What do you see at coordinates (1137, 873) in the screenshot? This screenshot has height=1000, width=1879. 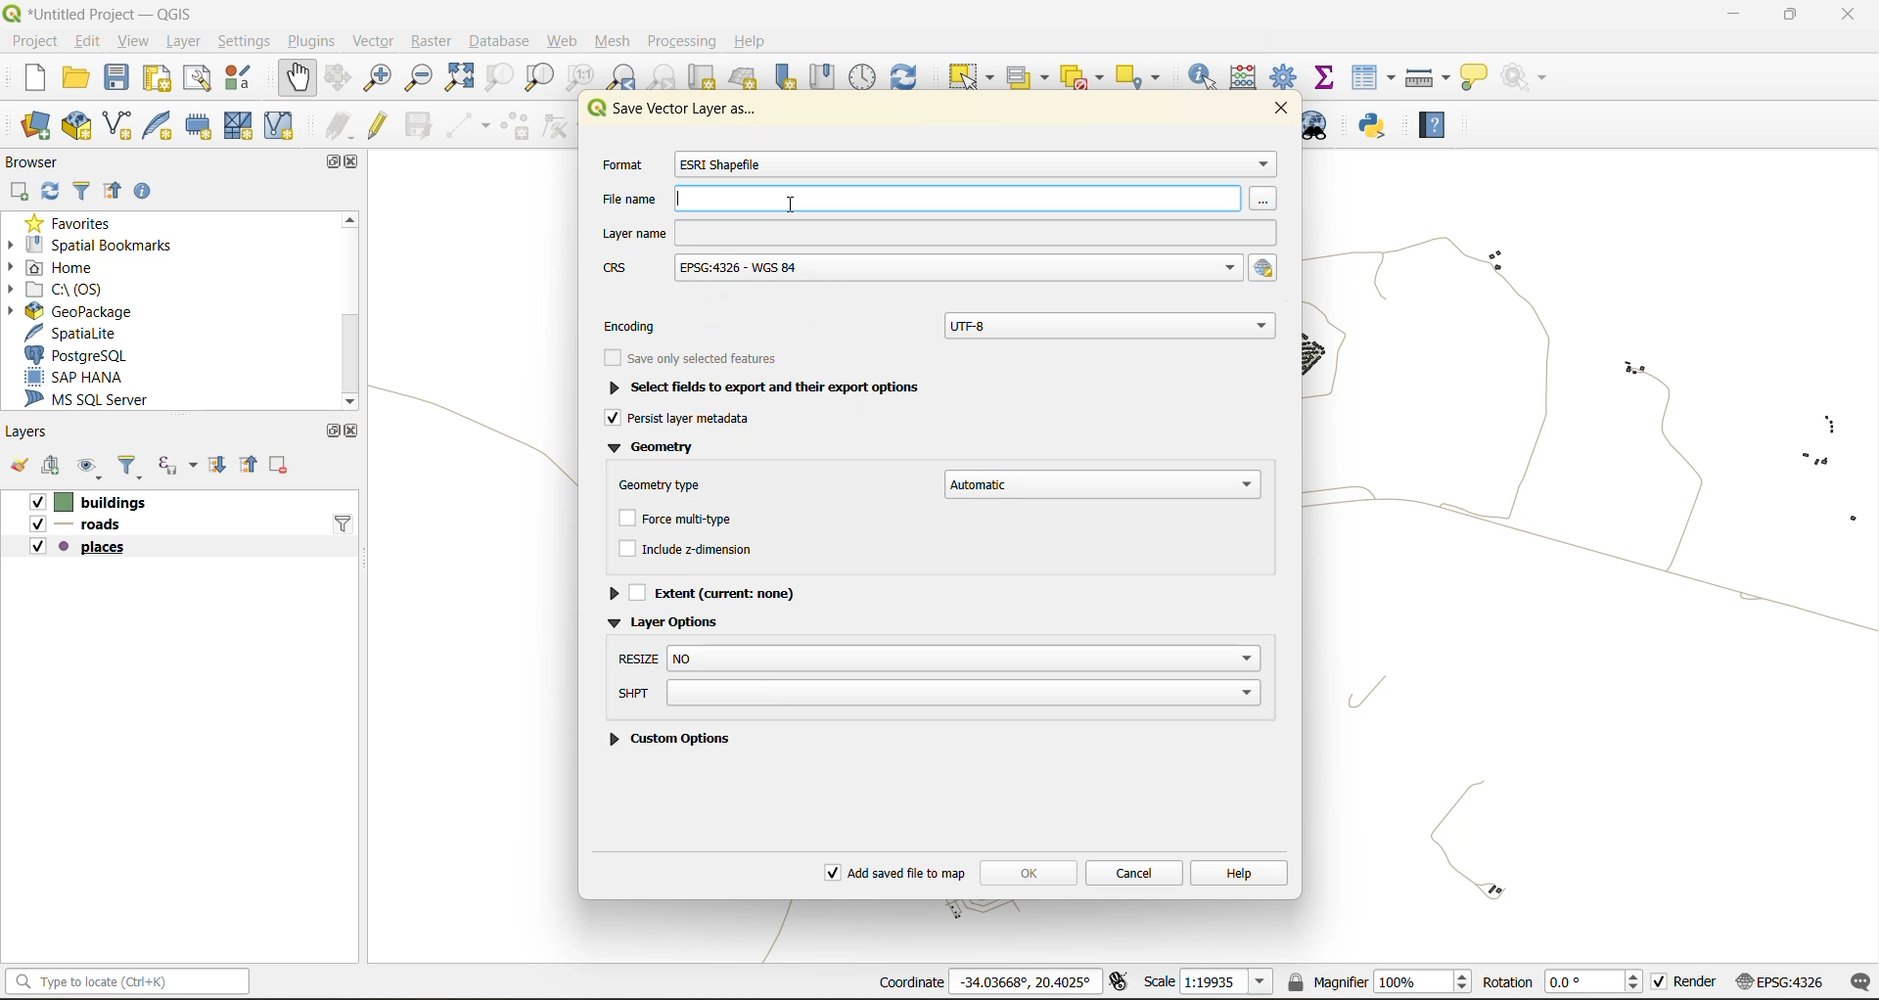 I see `cancel` at bounding box center [1137, 873].